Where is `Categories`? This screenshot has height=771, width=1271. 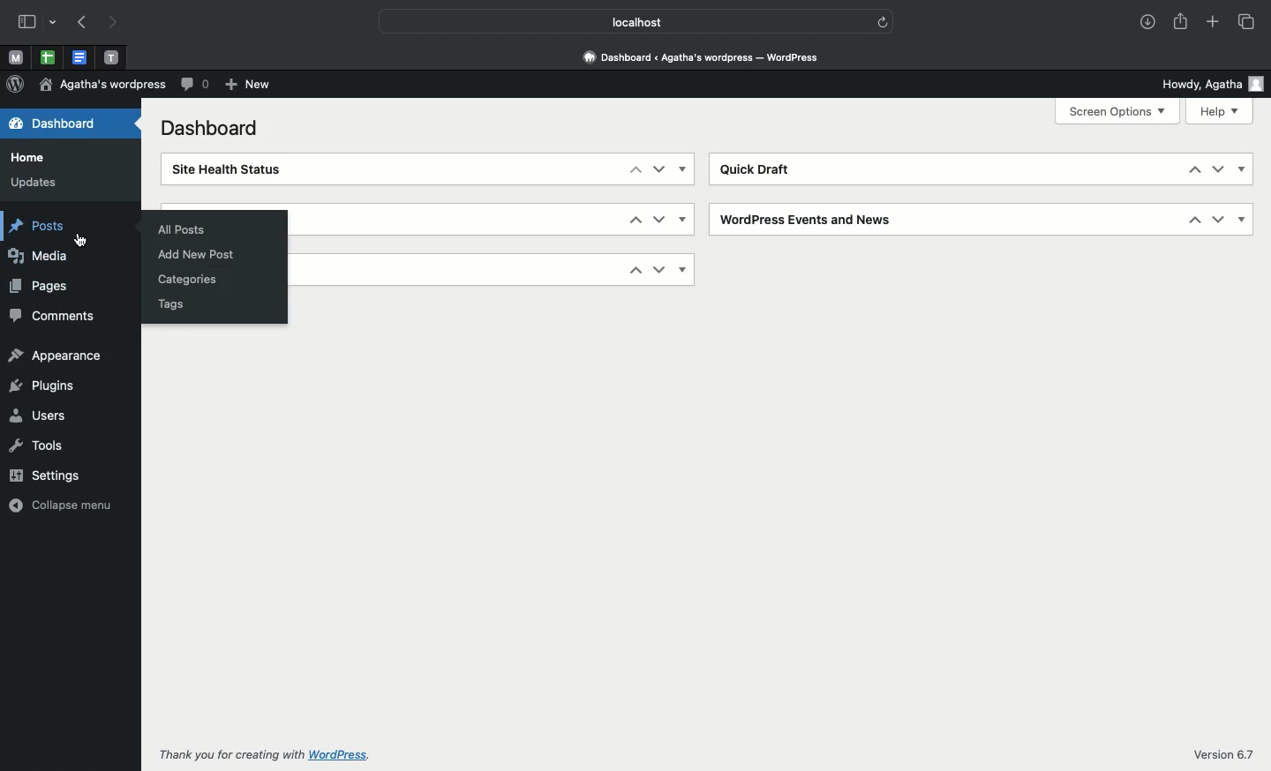 Categories is located at coordinates (190, 281).